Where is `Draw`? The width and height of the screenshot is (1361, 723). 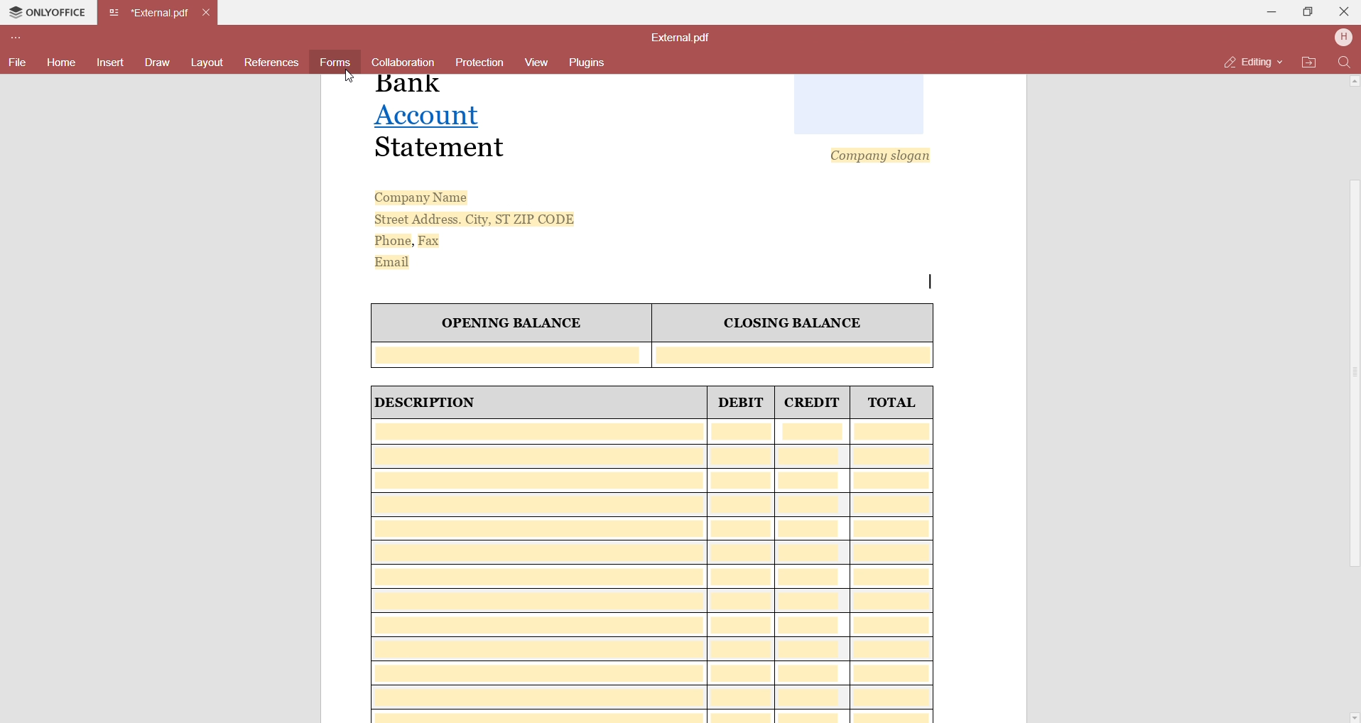 Draw is located at coordinates (157, 60).